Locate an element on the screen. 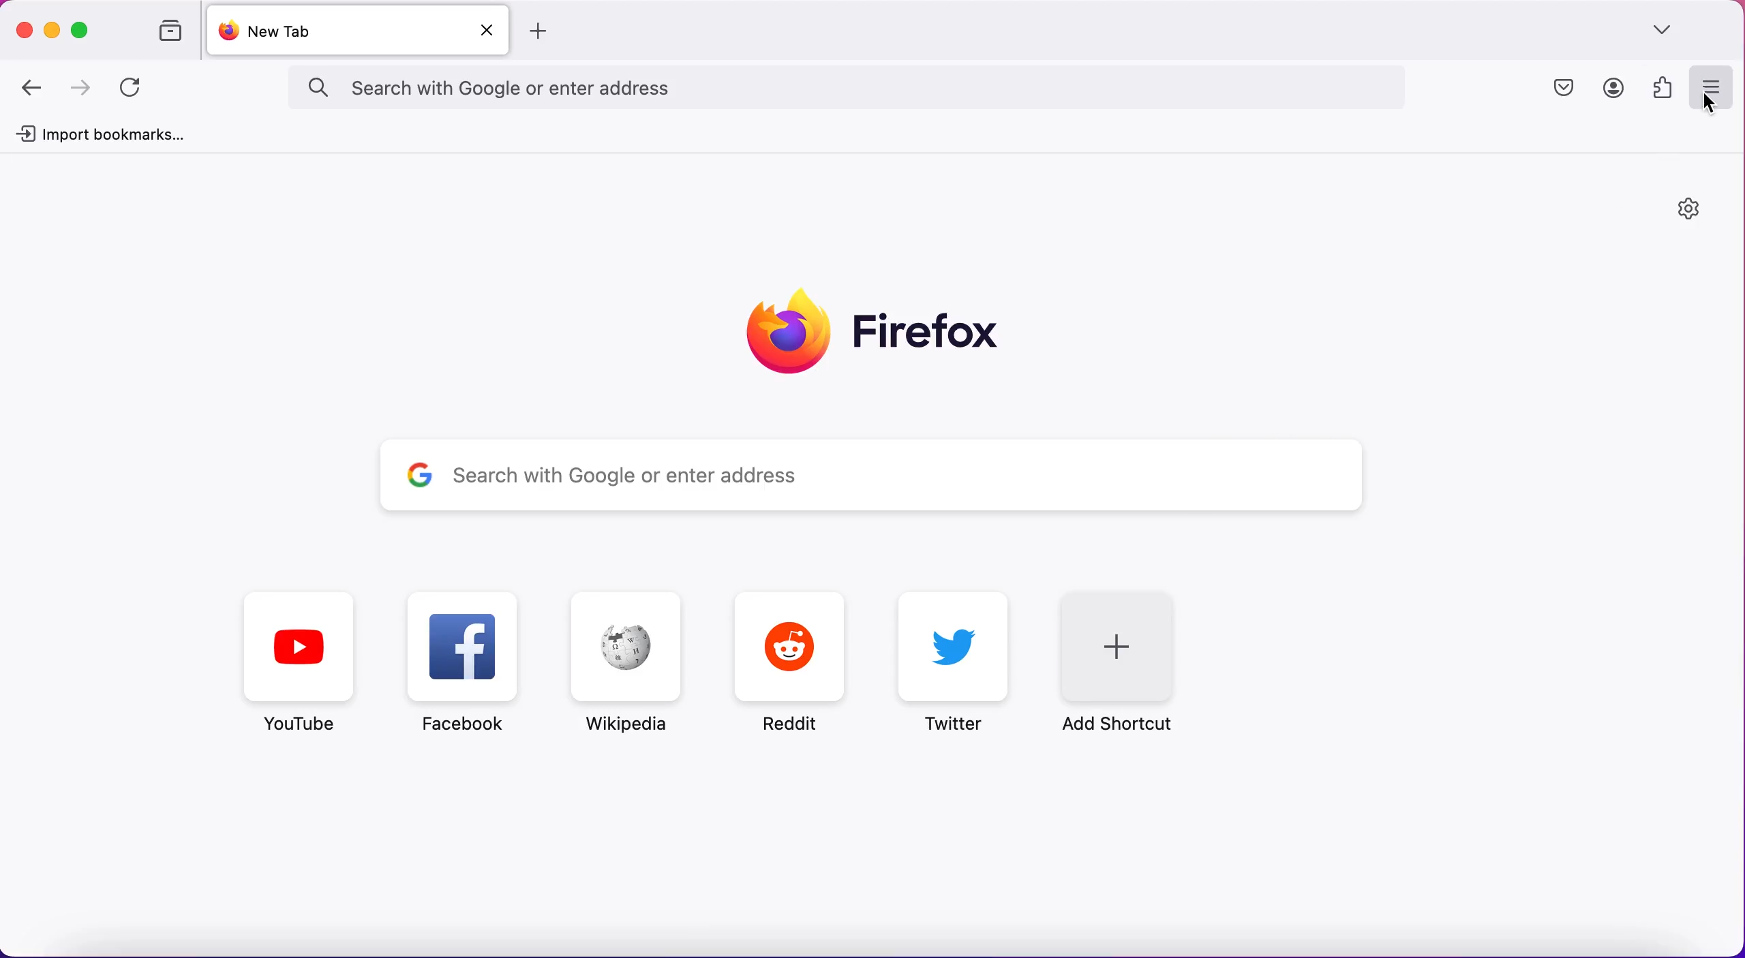 This screenshot has width=1745, height=958. open application menu is located at coordinates (1710, 88).